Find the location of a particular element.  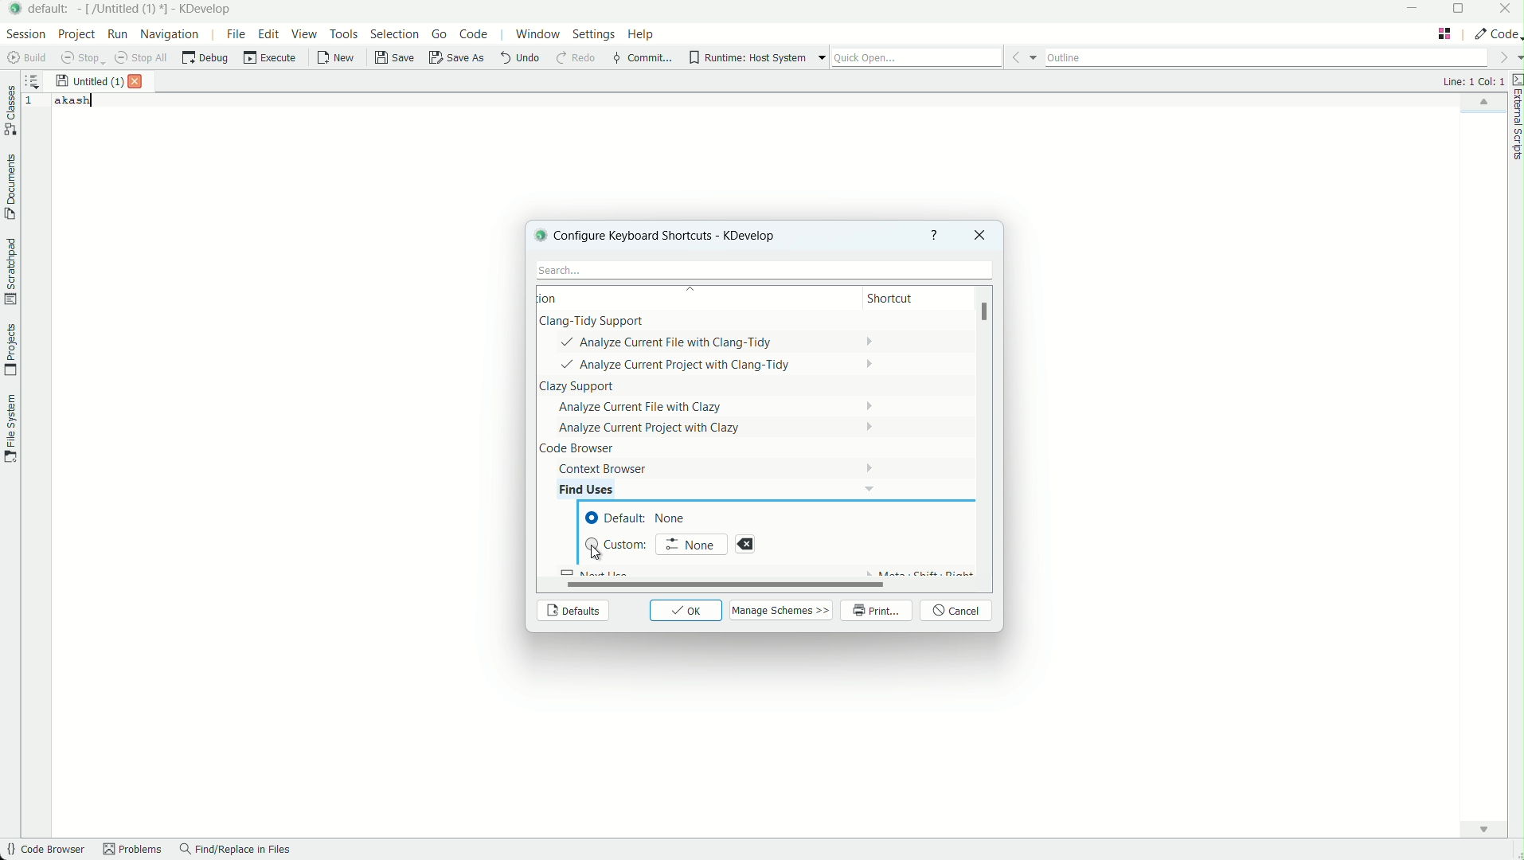

help is located at coordinates (935, 235).